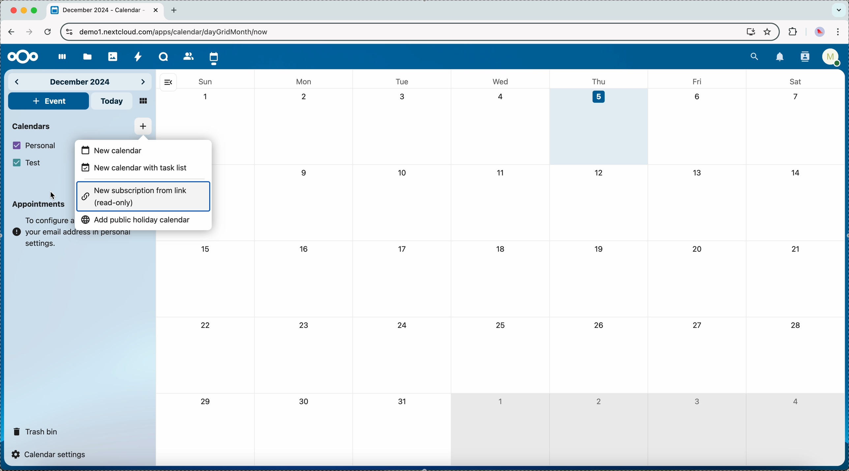 This screenshot has height=471, width=849. I want to click on 2, so click(599, 401).